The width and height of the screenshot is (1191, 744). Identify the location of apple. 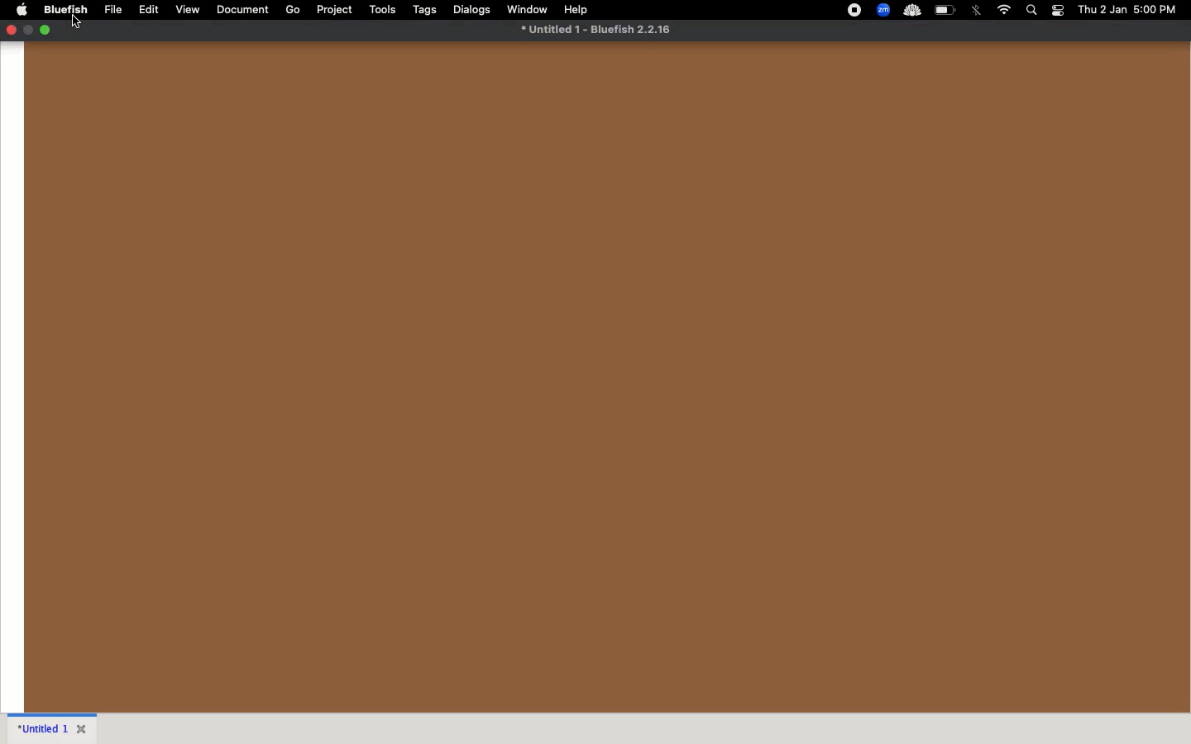
(21, 8).